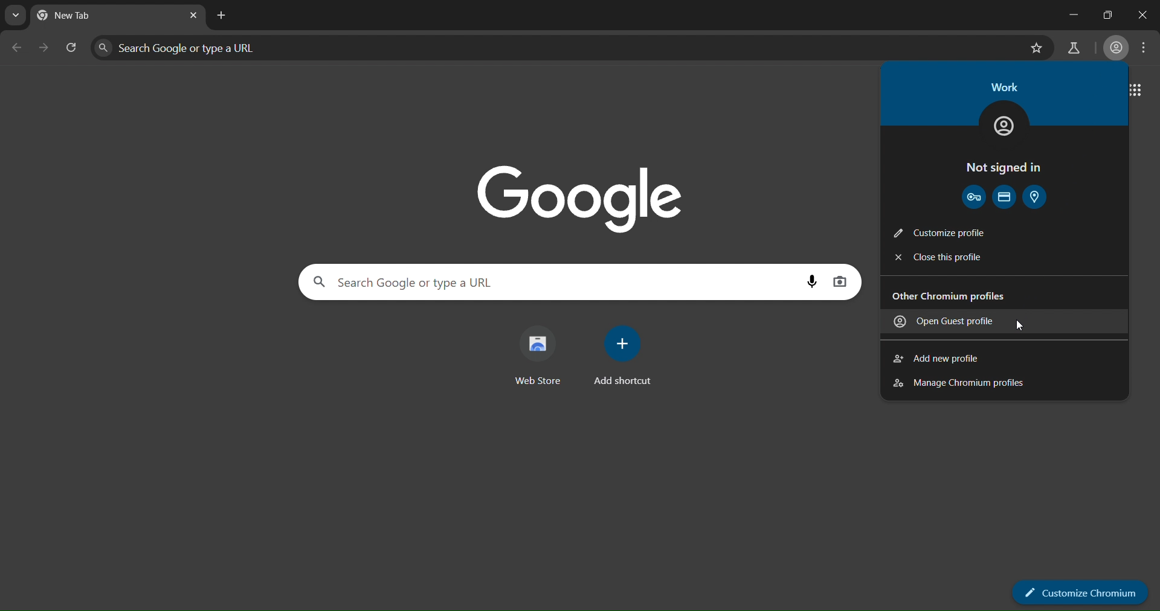  What do you see at coordinates (811, 283) in the screenshot?
I see `voice search` at bounding box center [811, 283].